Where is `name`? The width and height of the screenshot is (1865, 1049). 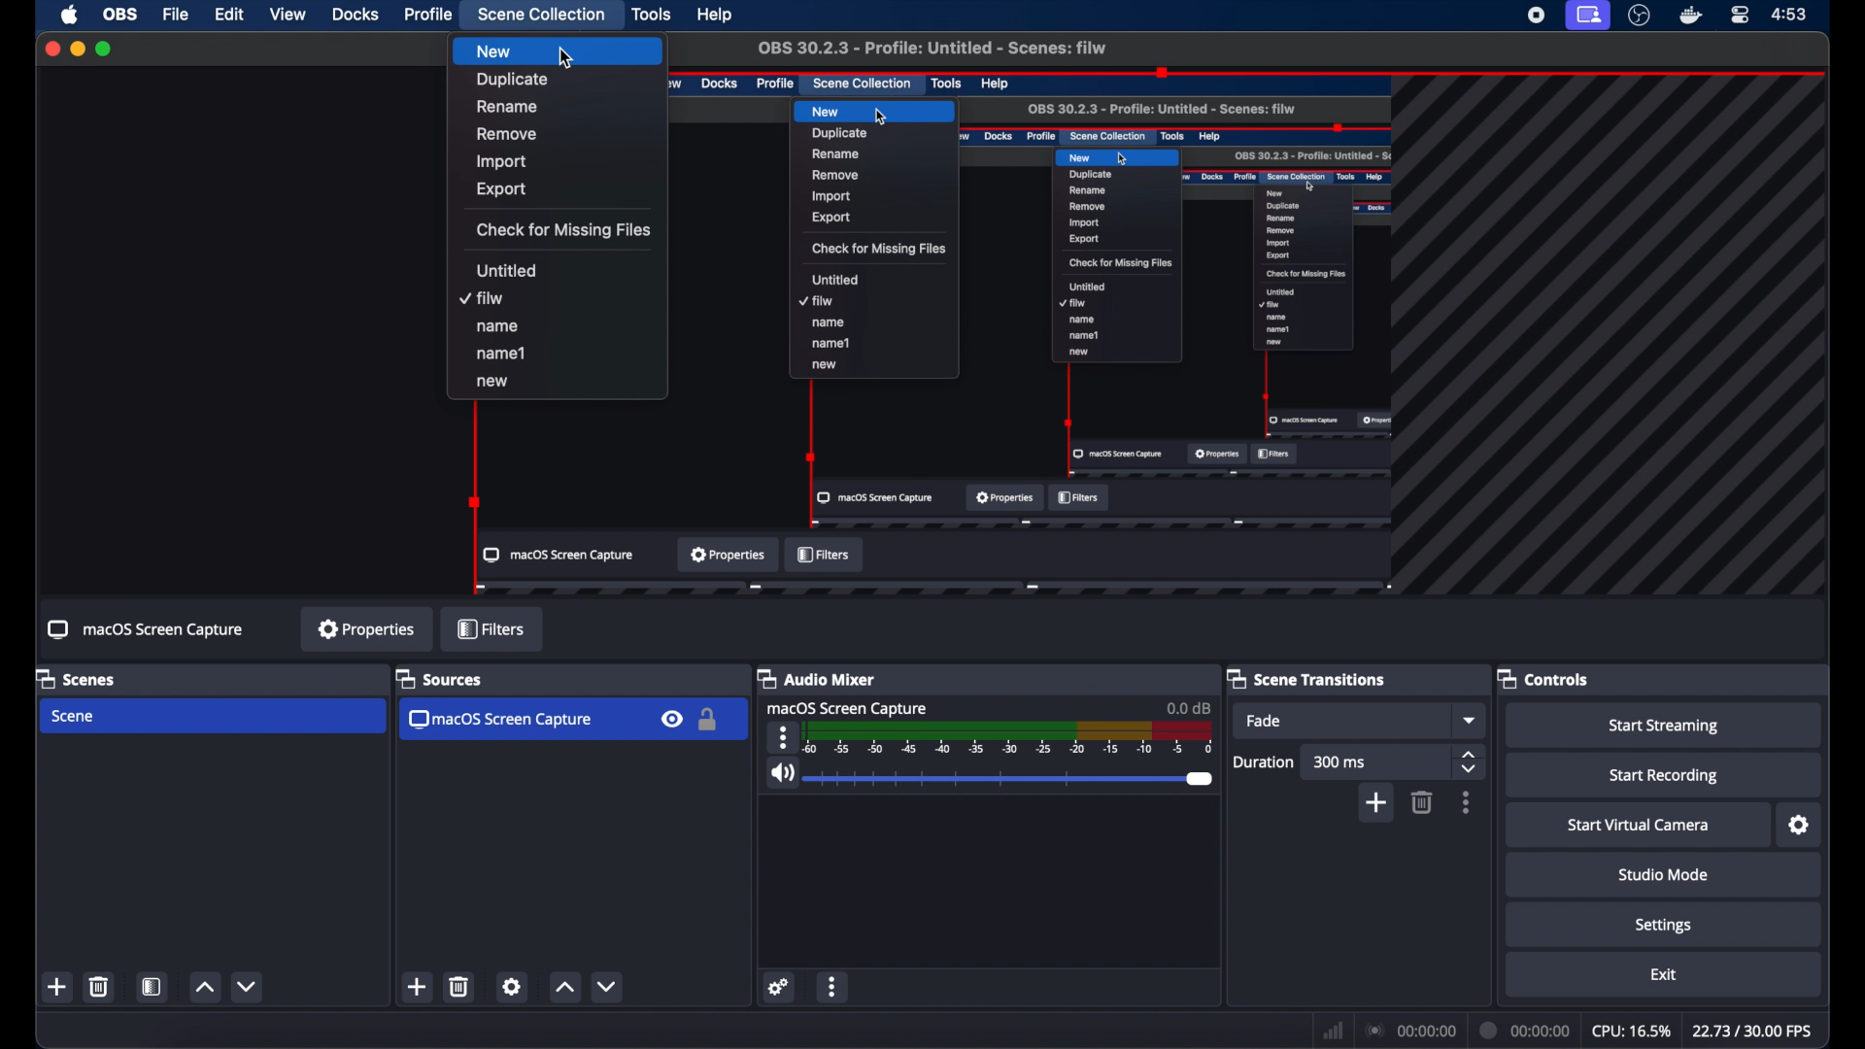
name is located at coordinates (498, 326).